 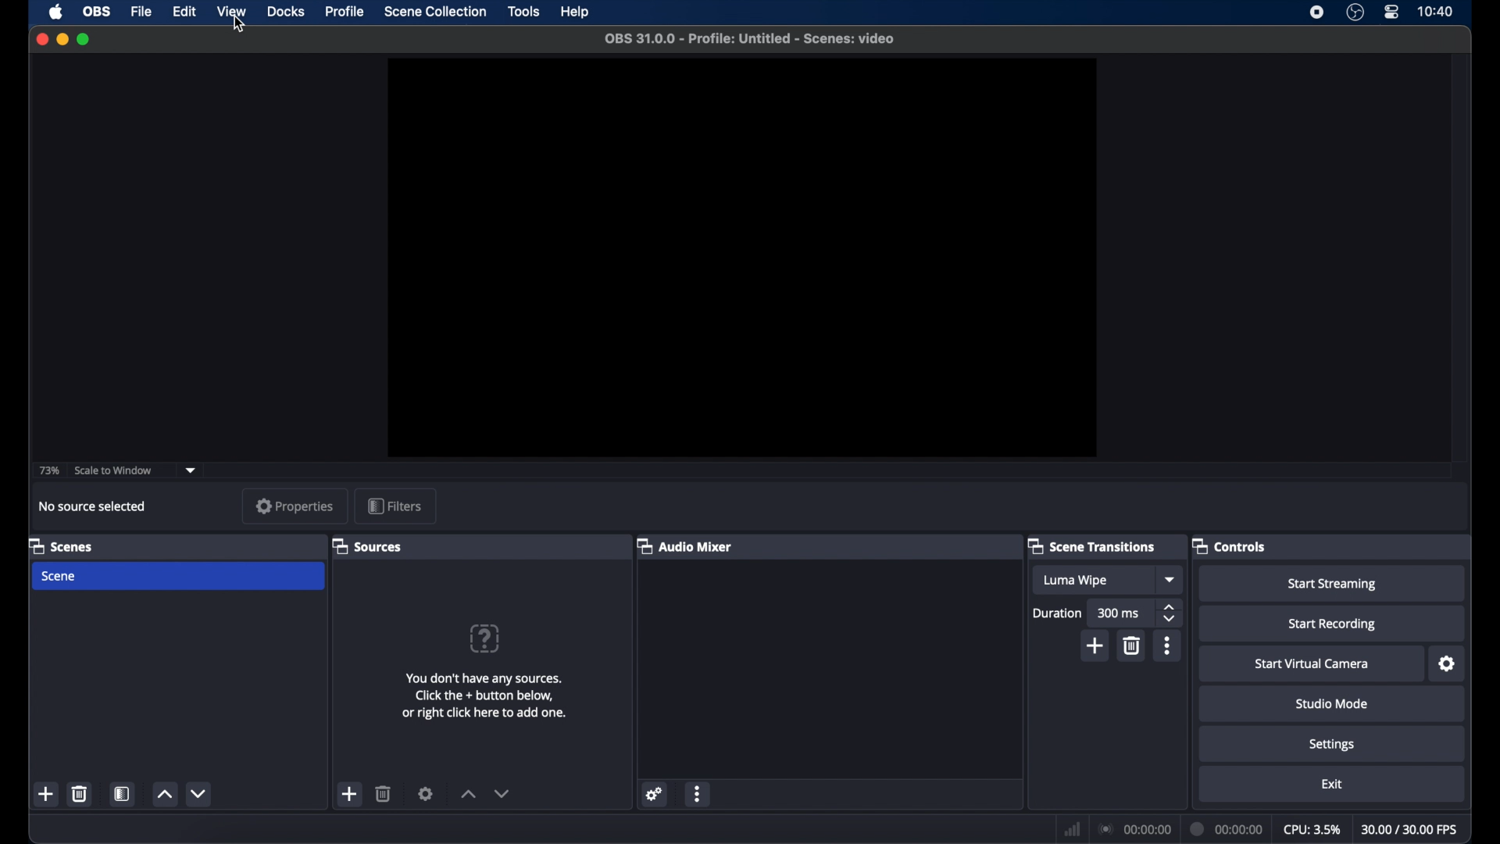 I want to click on audio mixer, so click(x=685, y=545).